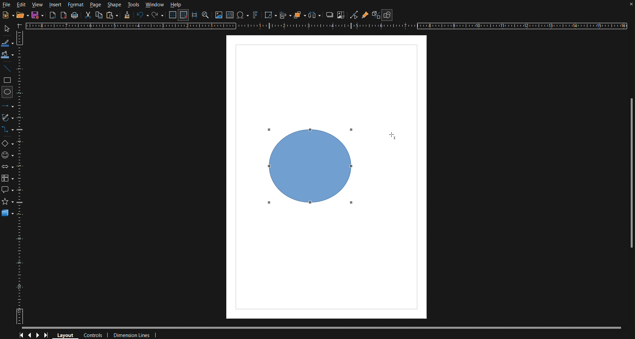 Image resolution: width=635 pixels, height=339 pixels. I want to click on close, so click(629, 6).